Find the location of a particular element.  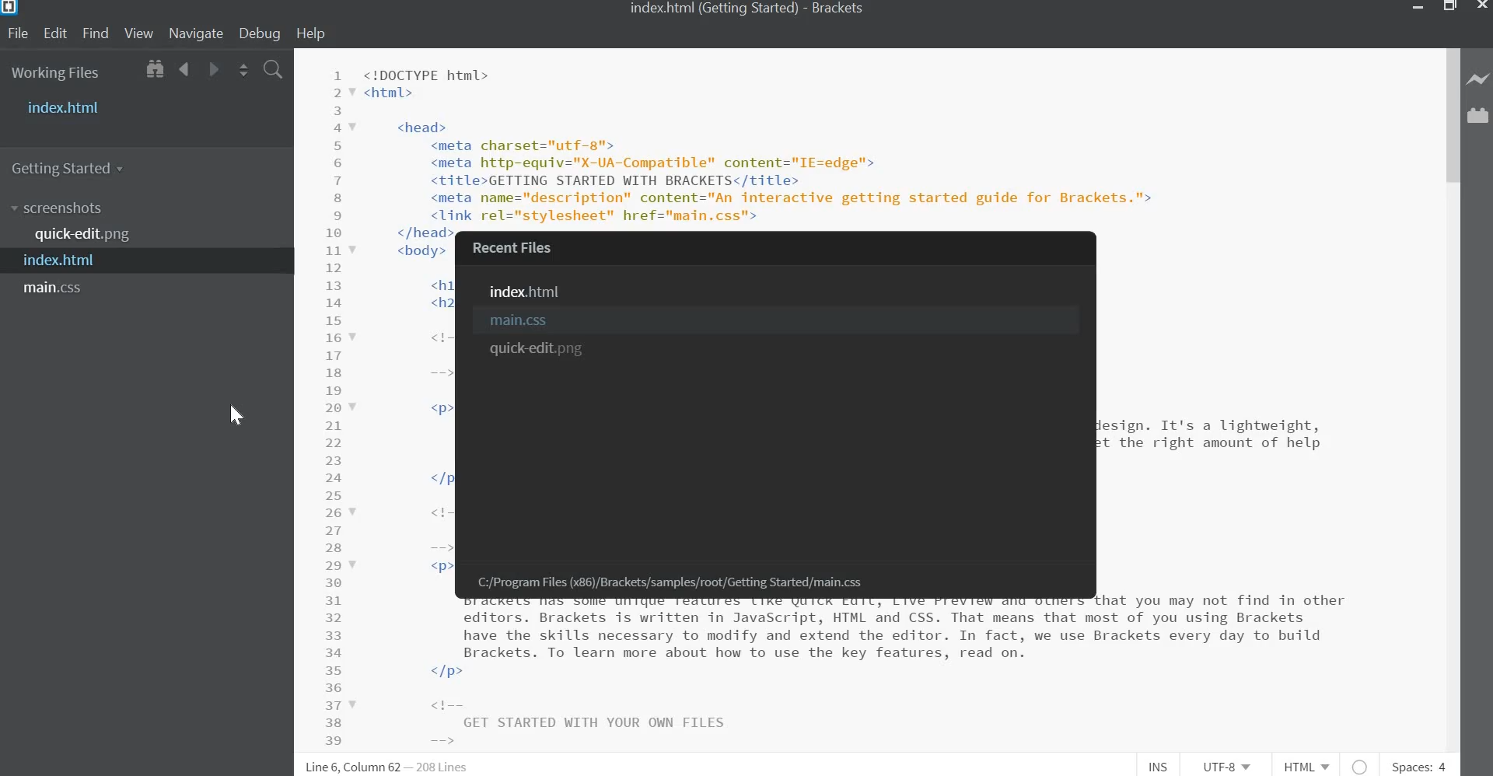

minimize is located at coordinates (1418, 9).